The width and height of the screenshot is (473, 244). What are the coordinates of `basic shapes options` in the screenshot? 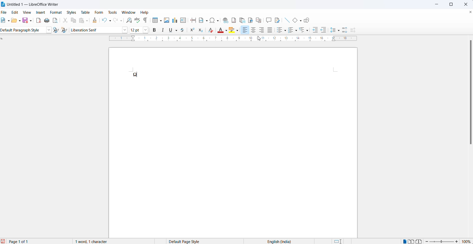 It's located at (301, 20).